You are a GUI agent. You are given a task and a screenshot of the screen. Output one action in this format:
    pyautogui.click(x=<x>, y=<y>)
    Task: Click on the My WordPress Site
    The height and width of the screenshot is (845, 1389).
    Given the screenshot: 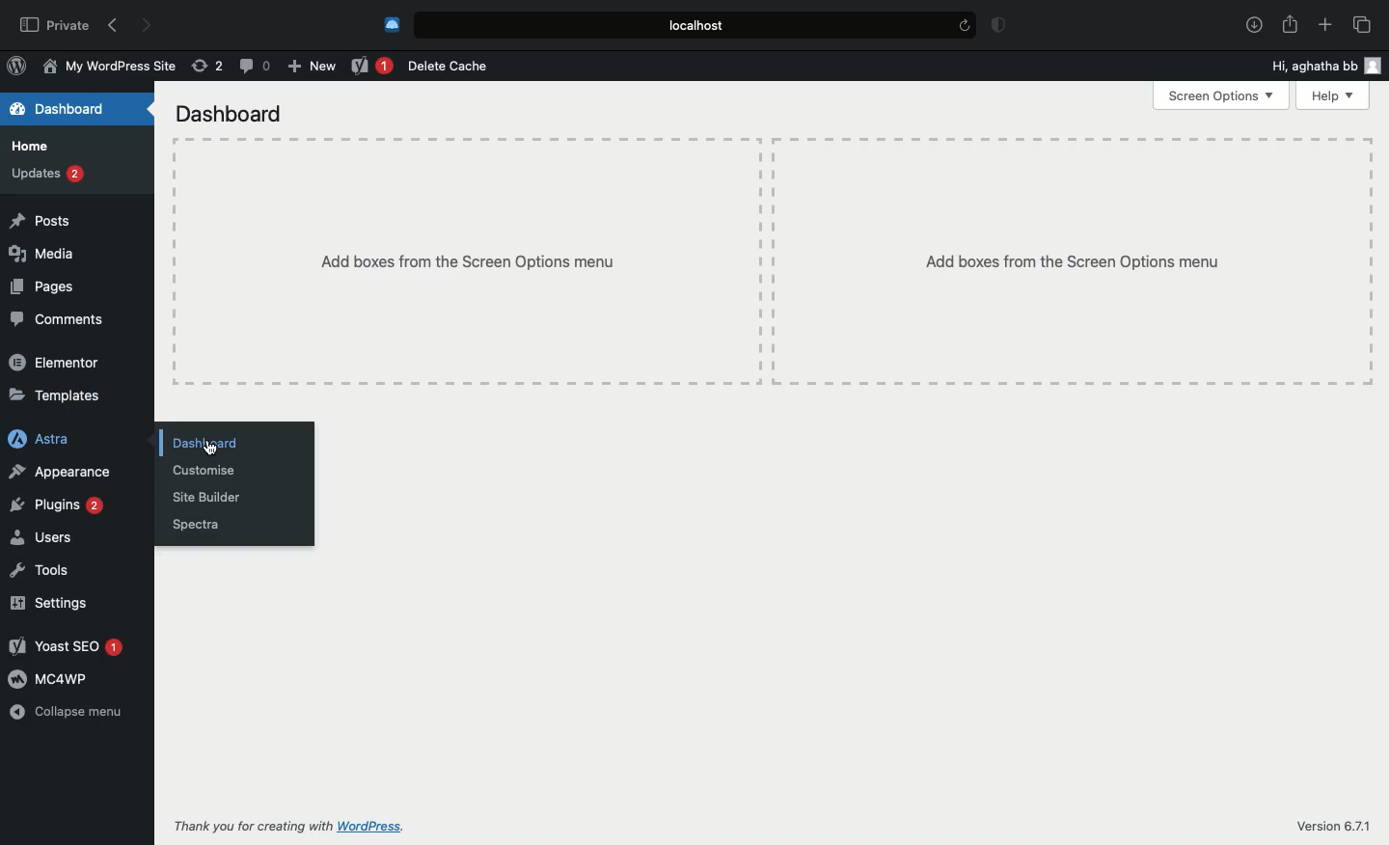 What is the action you would take?
    pyautogui.click(x=109, y=66)
    